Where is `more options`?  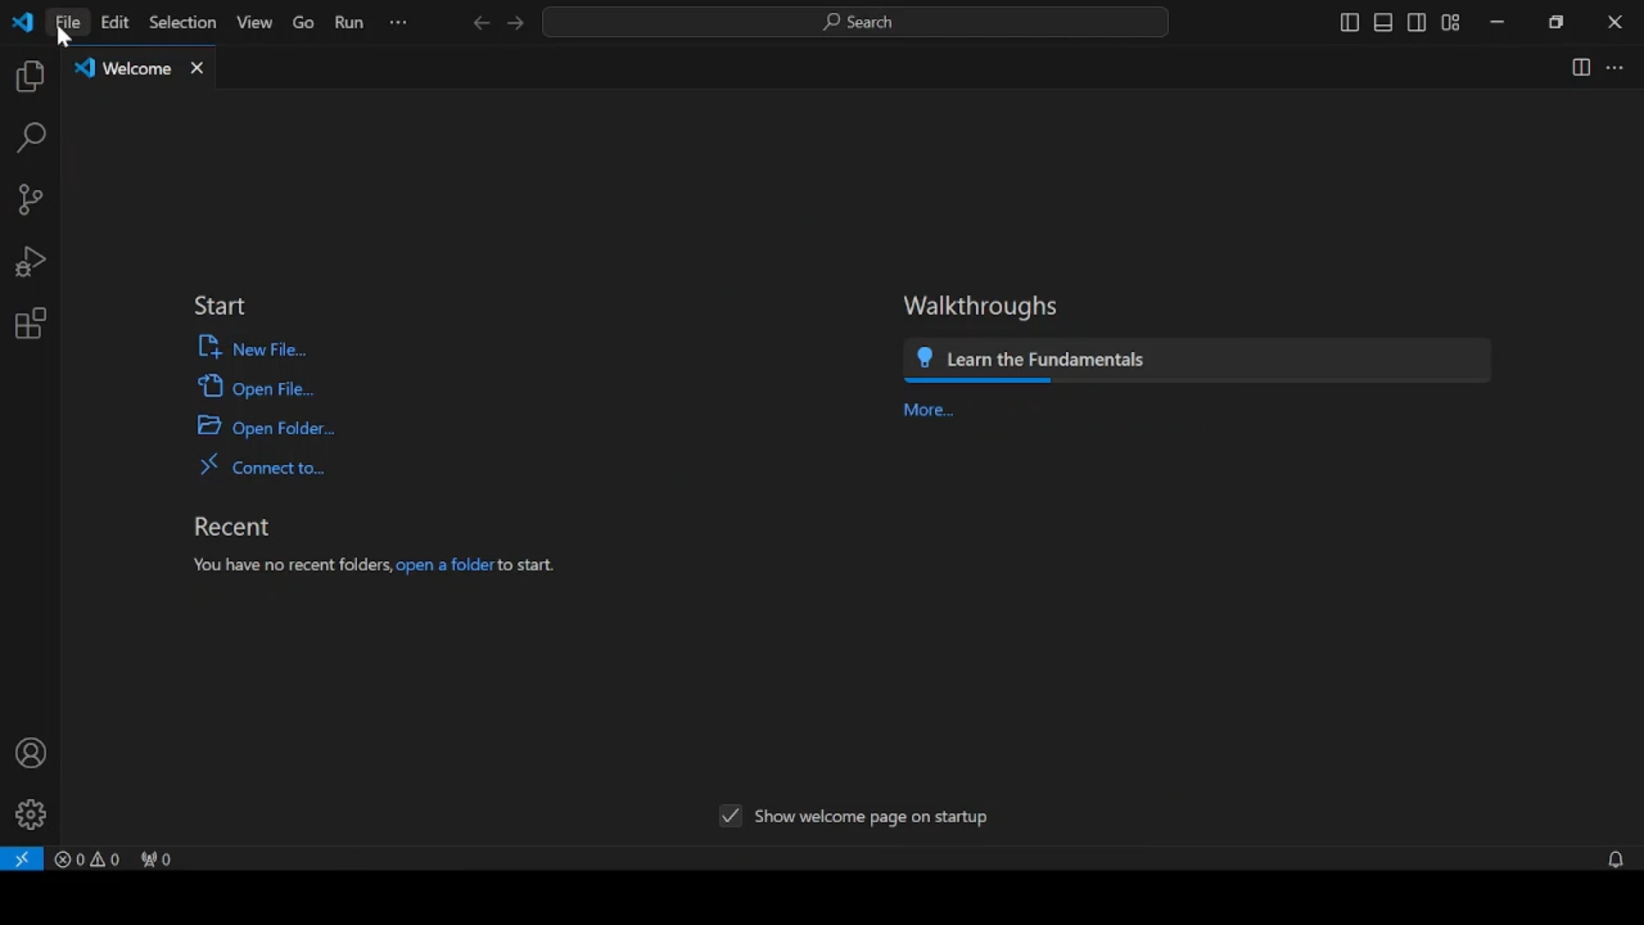
more options is located at coordinates (401, 23).